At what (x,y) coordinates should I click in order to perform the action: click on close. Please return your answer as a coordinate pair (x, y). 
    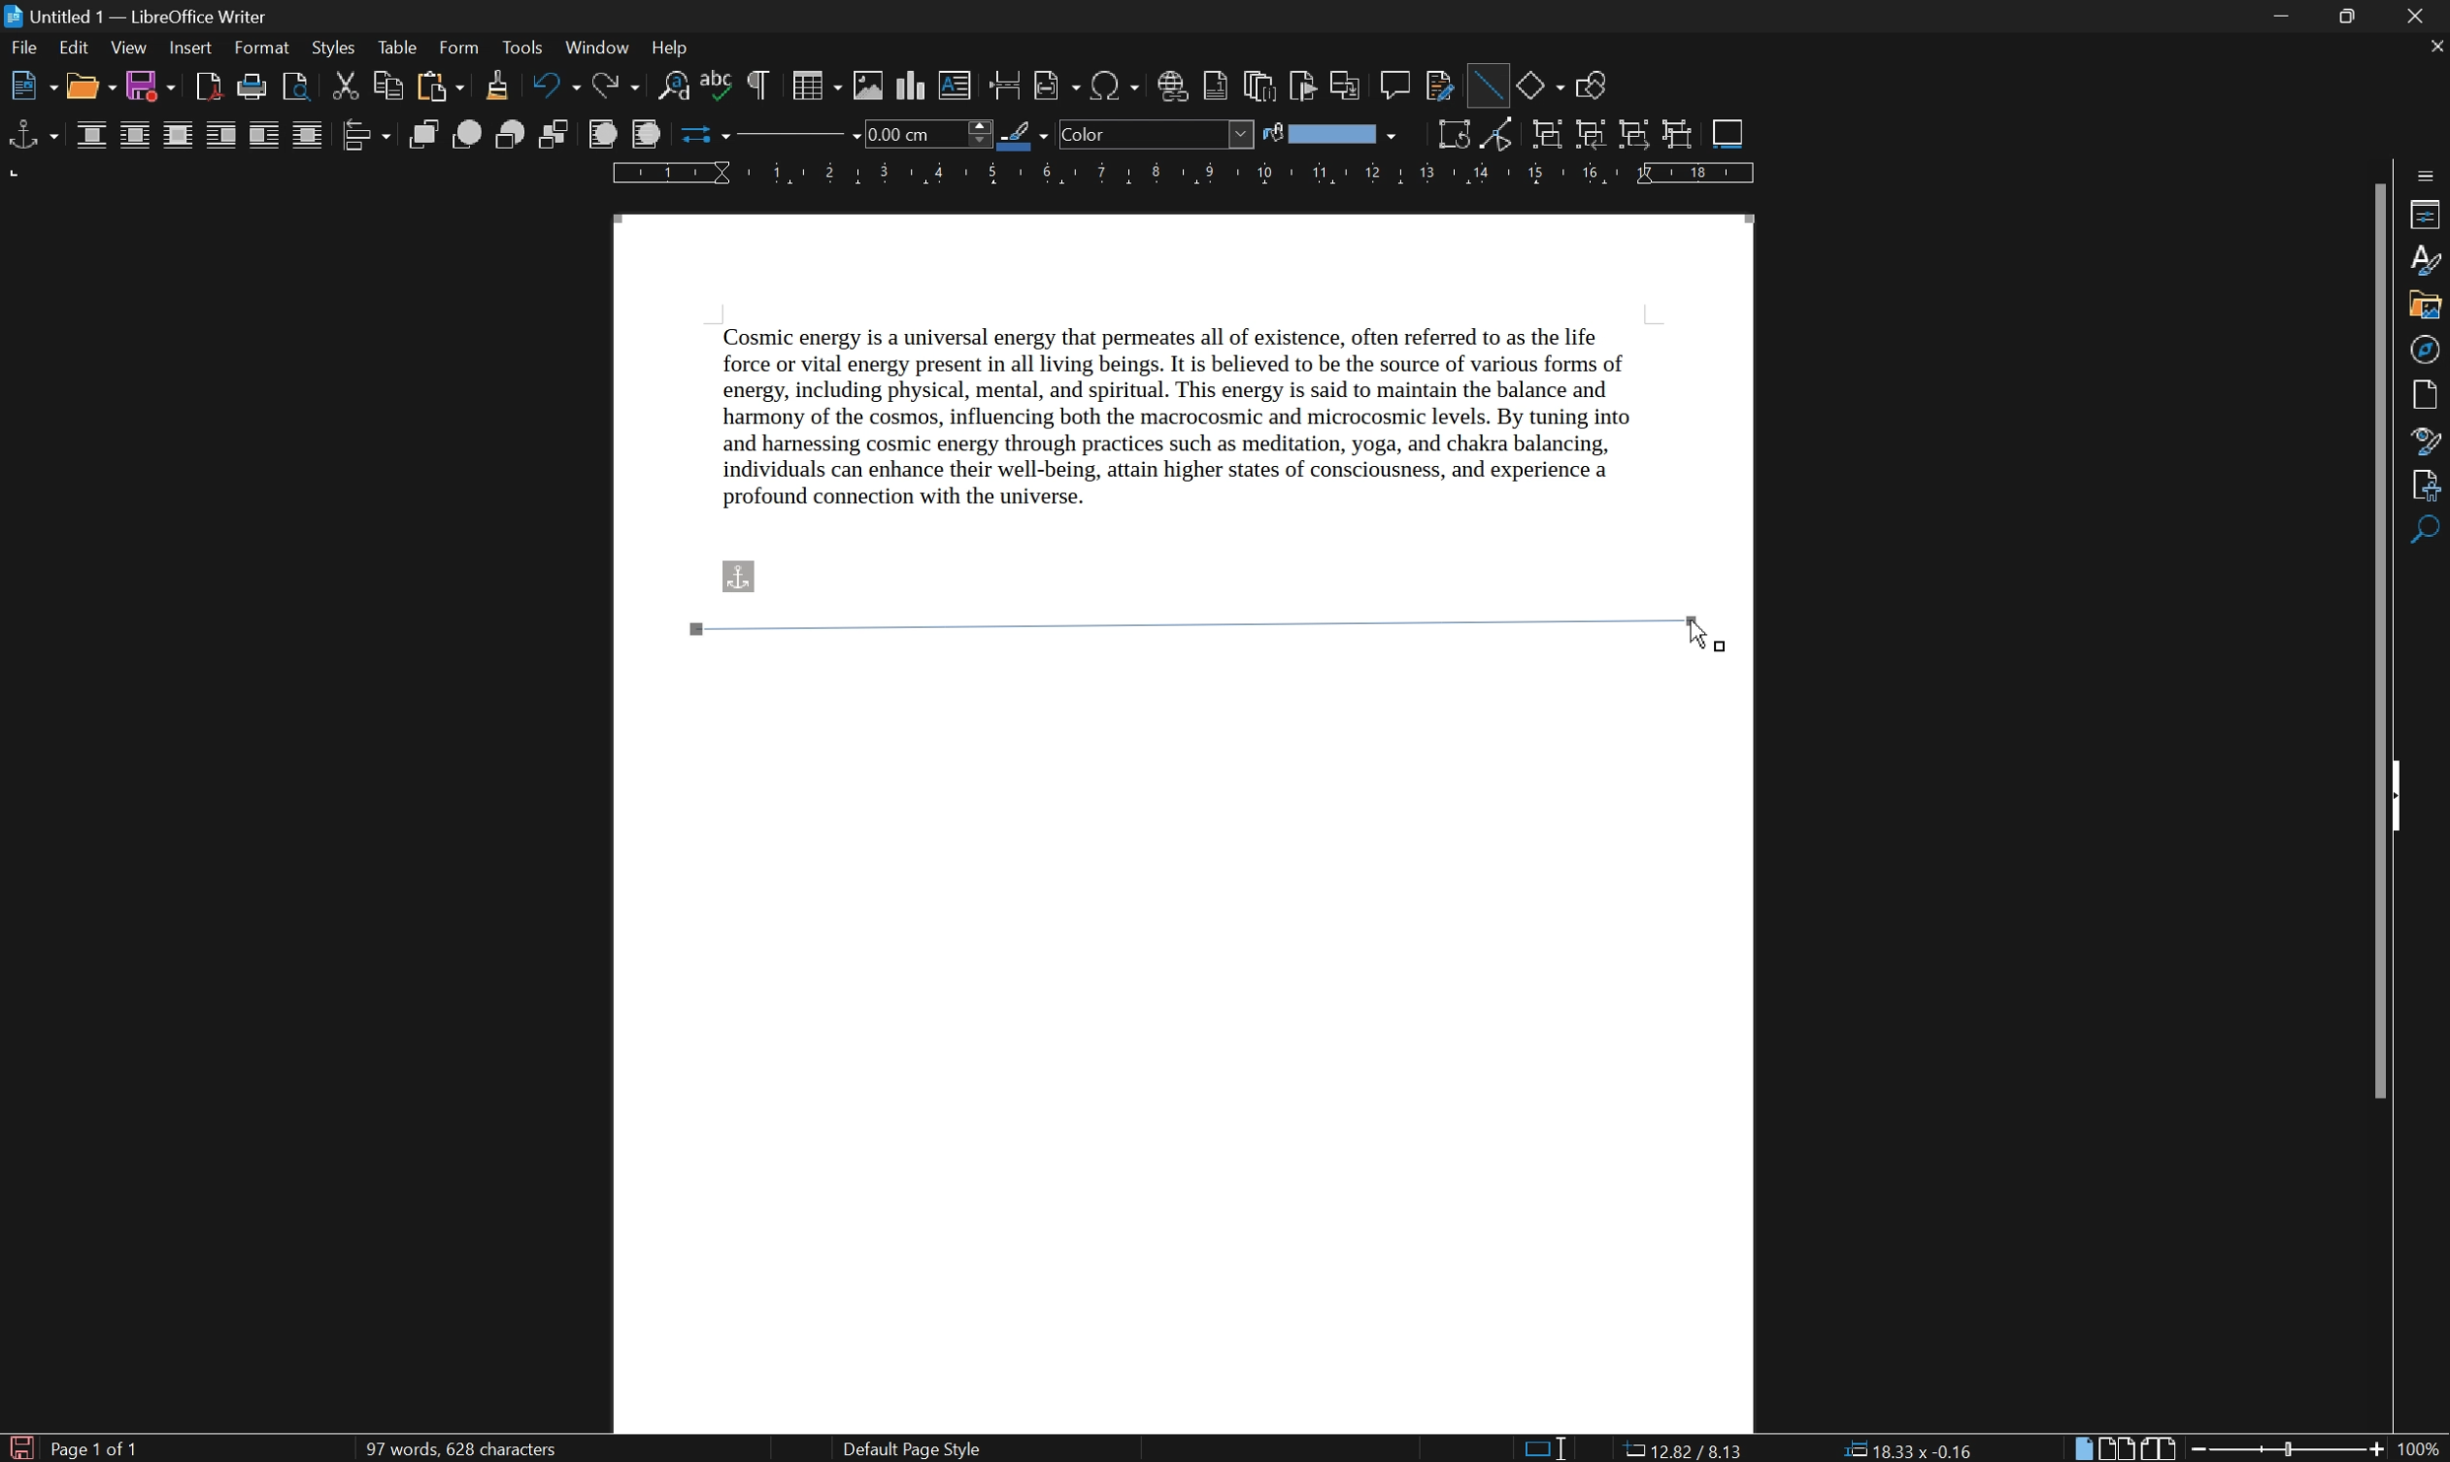
    Looking at the image, I should click on (2424, 16).